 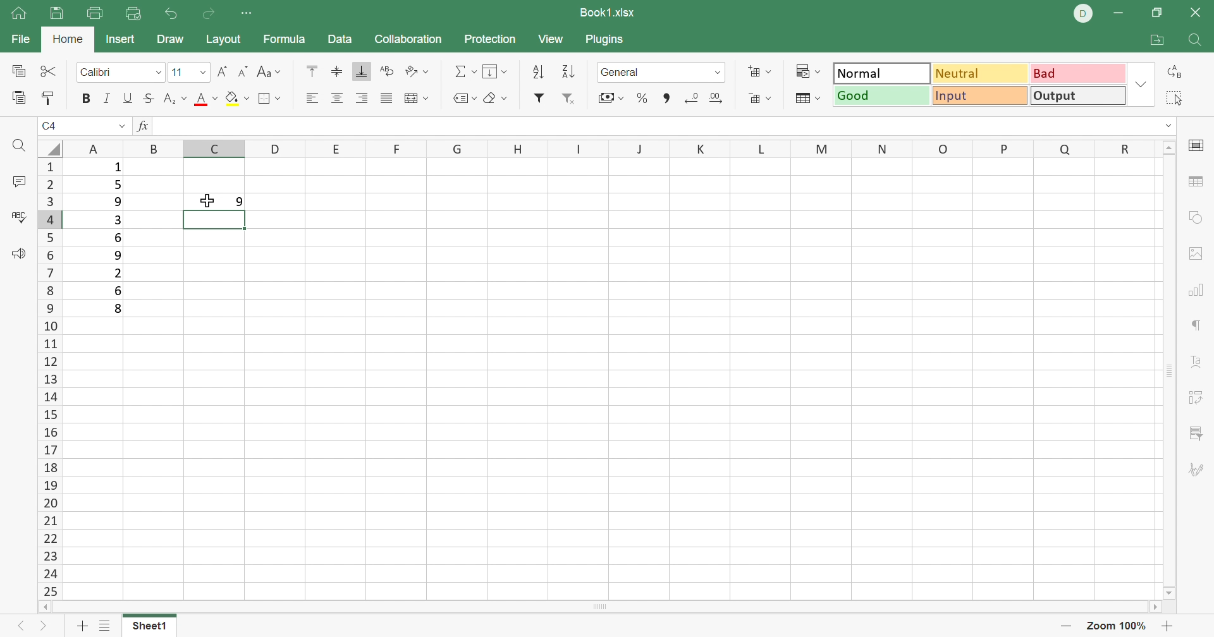 What do you see at coordinates (104, 74) in the screenshot?
I see `Font` at bounding box center [104, 74].